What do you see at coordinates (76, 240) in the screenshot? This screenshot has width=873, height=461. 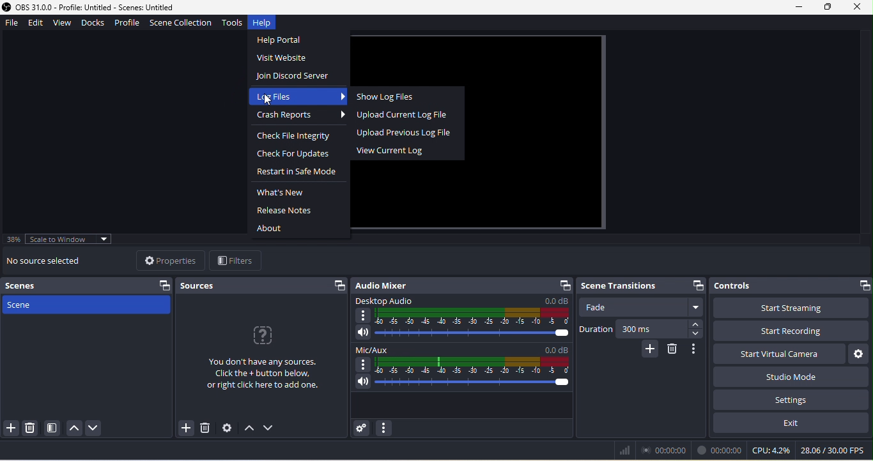 I see `scale to window` at bounding box center [76, 240].